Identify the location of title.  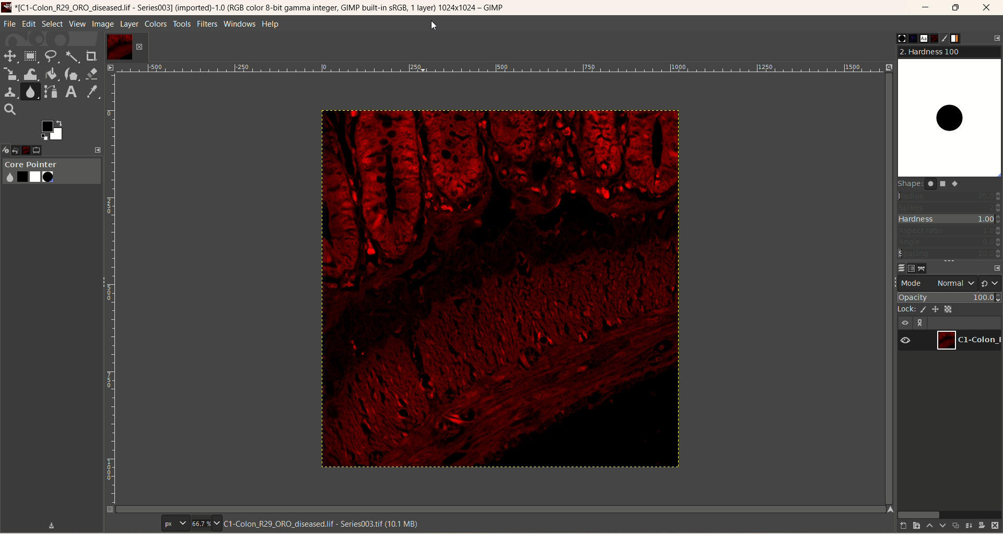
(265, 9).